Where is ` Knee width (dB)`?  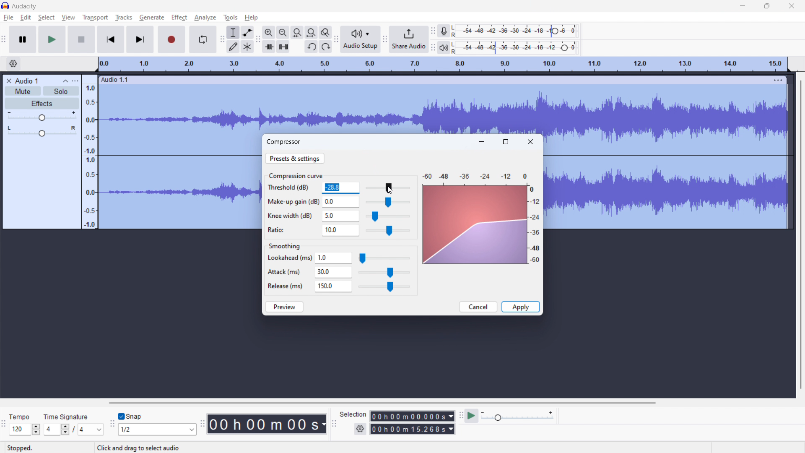  Knee width (dB) is located at coordinates (291, 216).